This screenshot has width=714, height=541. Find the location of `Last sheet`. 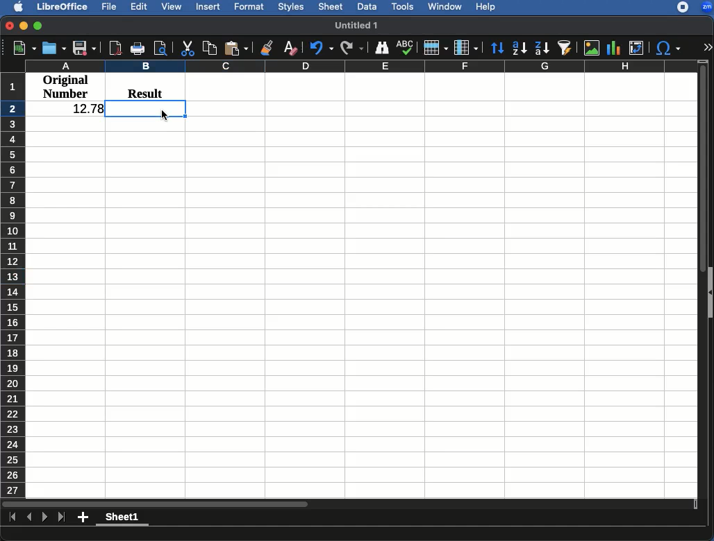

Last sheet is located at coordinates (63, 518).